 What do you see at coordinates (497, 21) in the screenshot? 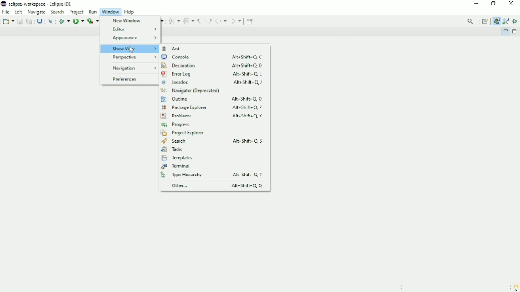
I see `Java` at bounding box center [497, 21].